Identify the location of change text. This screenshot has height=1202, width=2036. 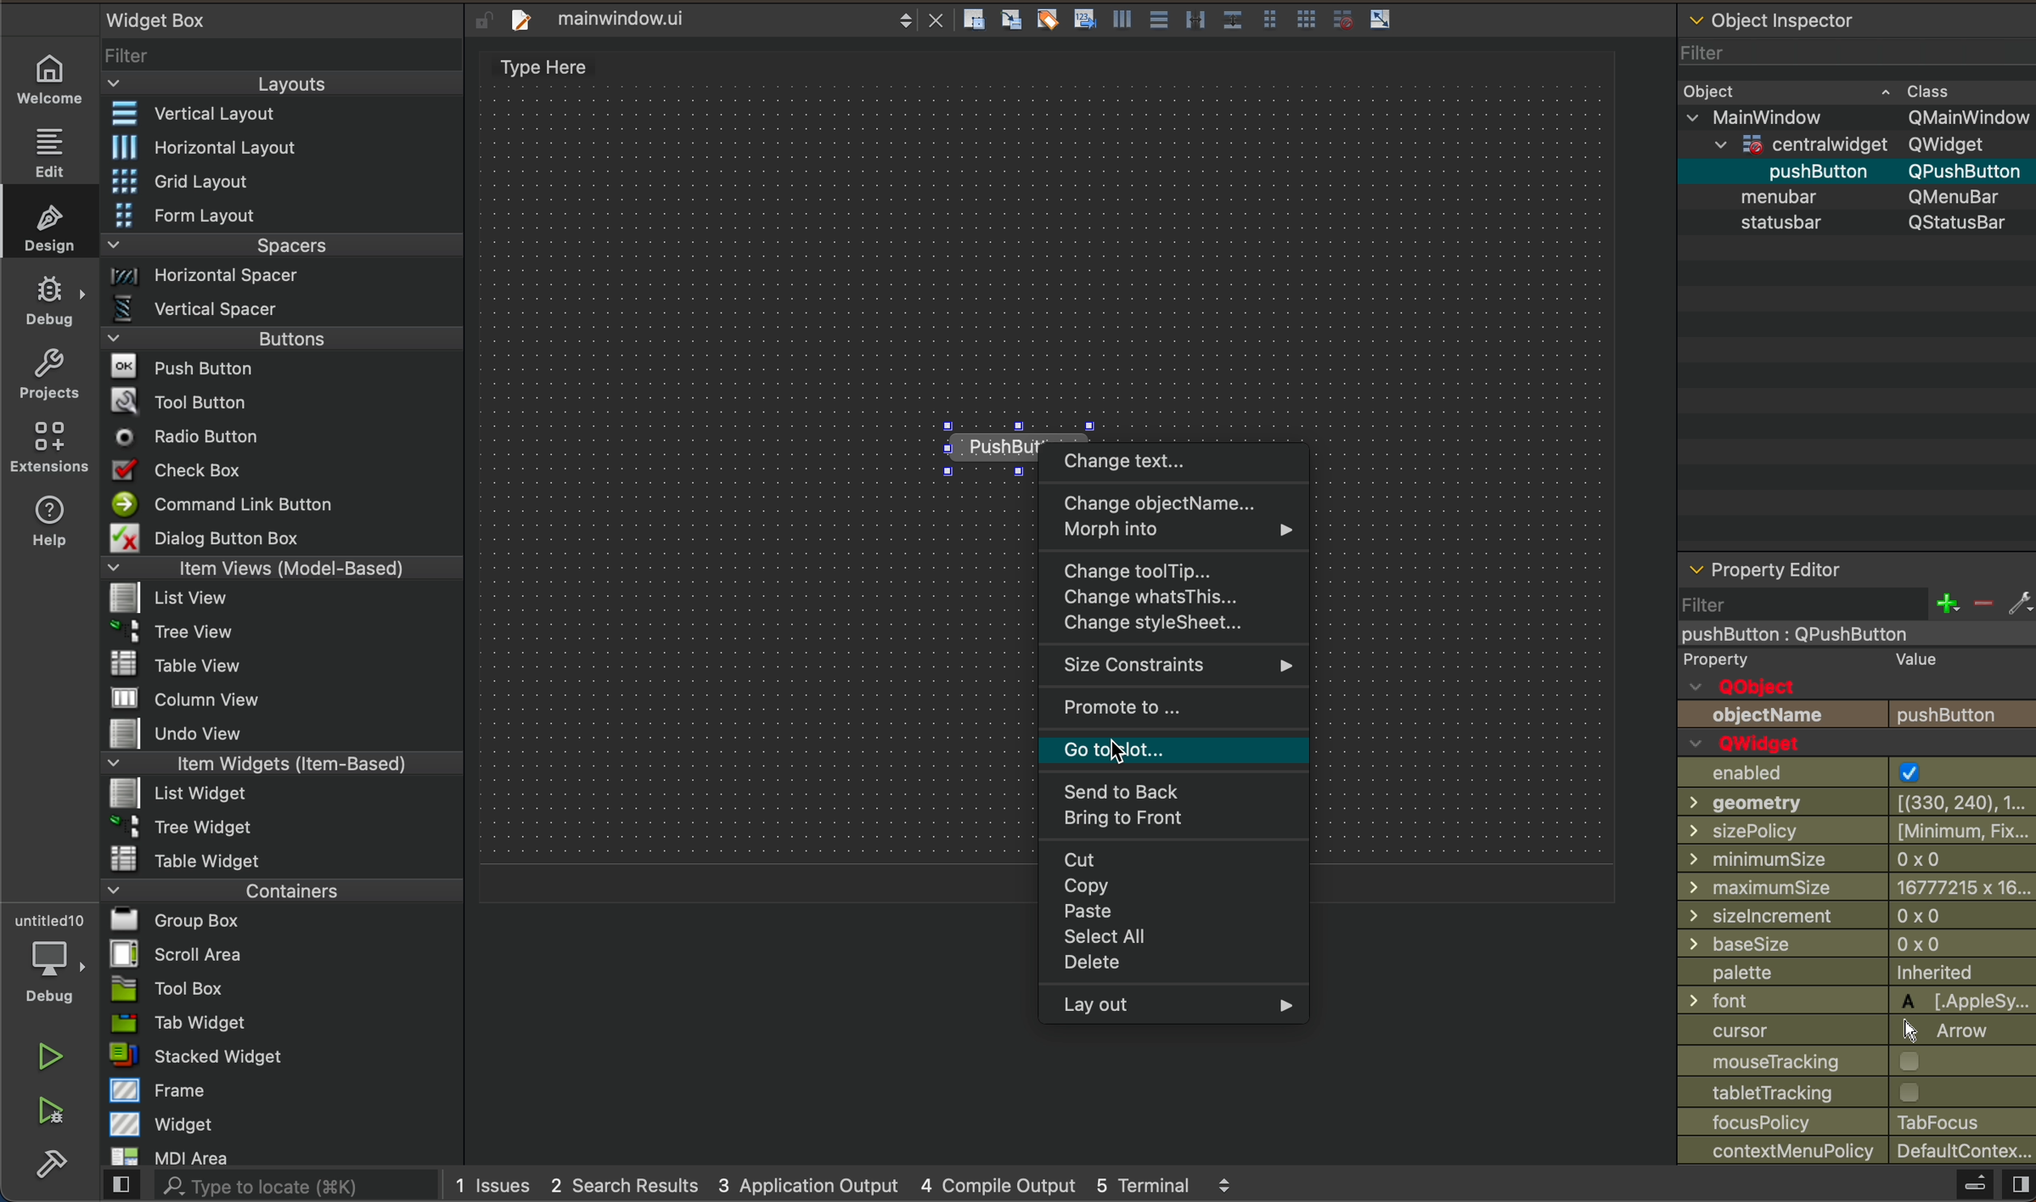
(1178, 462).